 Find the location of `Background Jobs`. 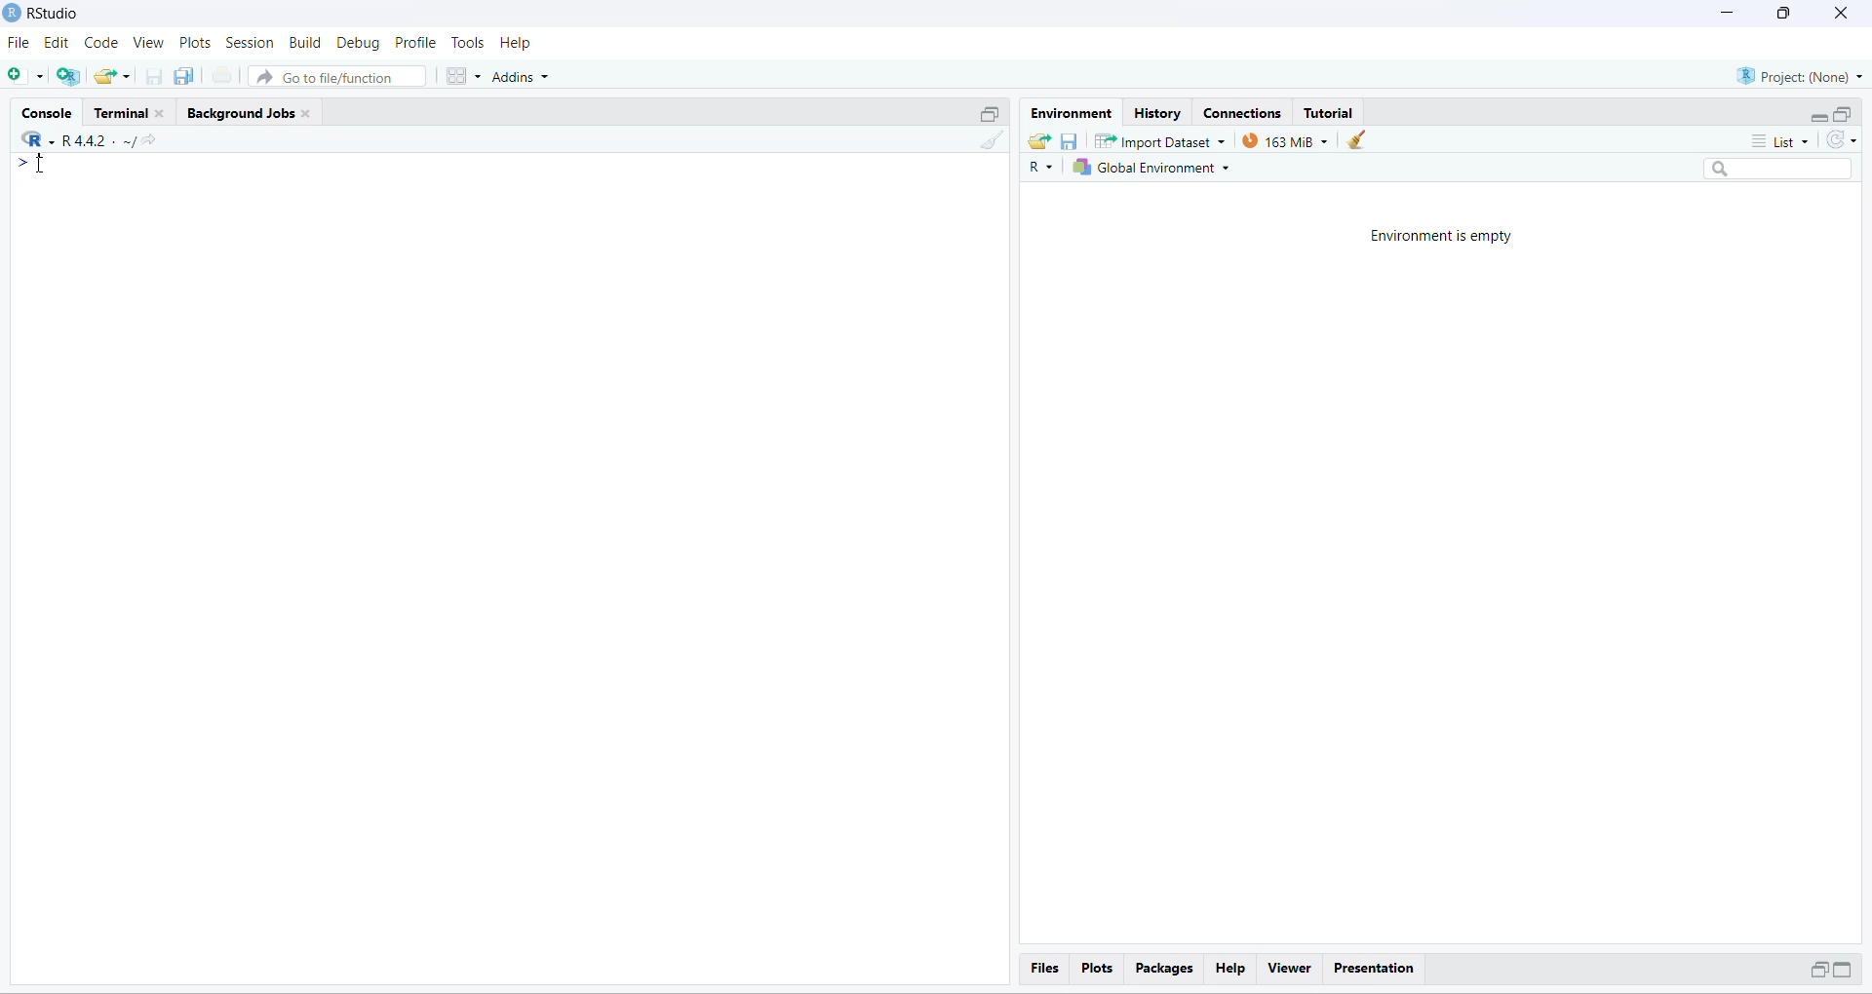

Background Jobs is located at coordinates (253, 111).